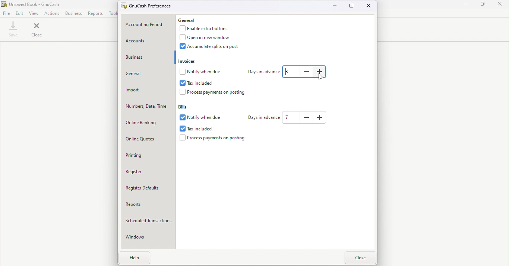  I want to click on Notify when due, so click(202, 117).